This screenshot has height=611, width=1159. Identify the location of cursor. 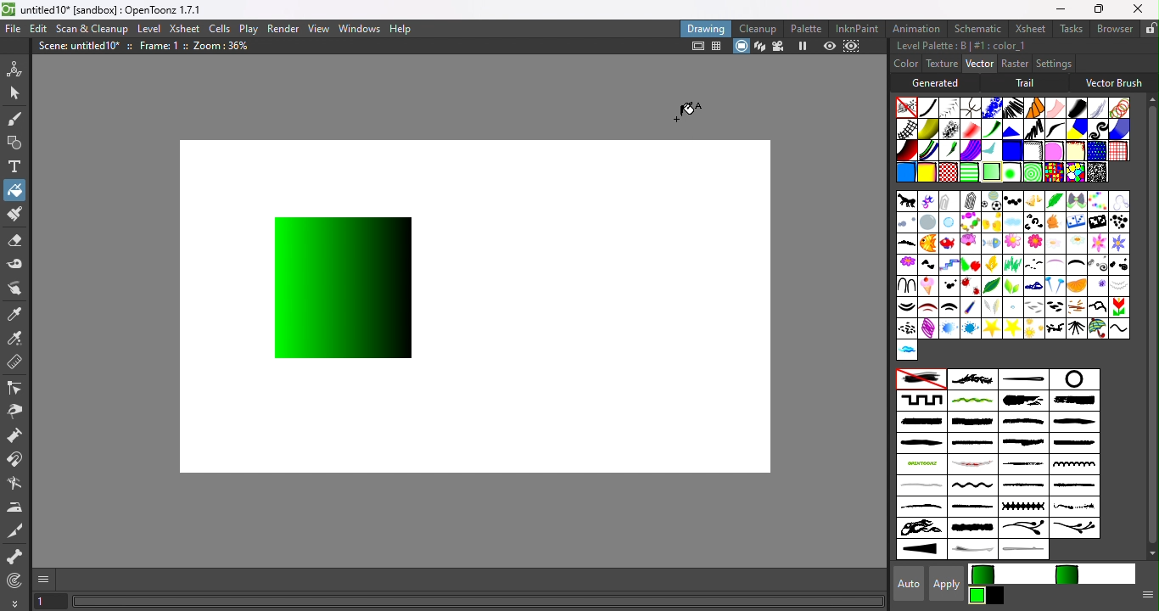
(691, 105).